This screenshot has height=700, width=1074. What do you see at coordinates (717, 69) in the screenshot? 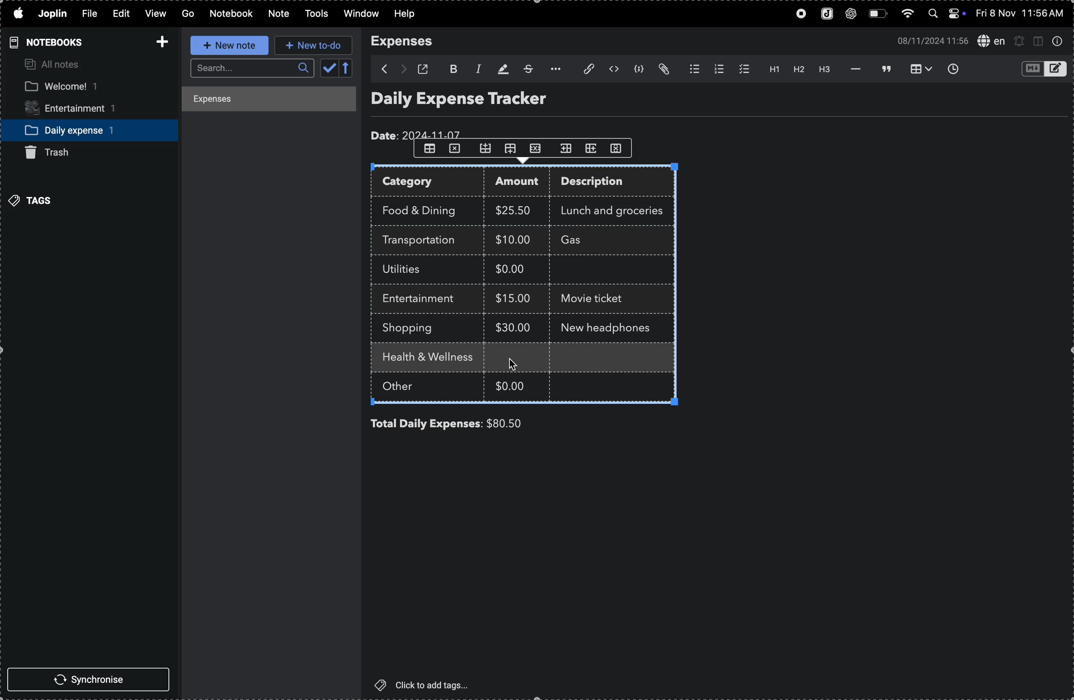
I see `numberlist` at bounding box center [717, 69].